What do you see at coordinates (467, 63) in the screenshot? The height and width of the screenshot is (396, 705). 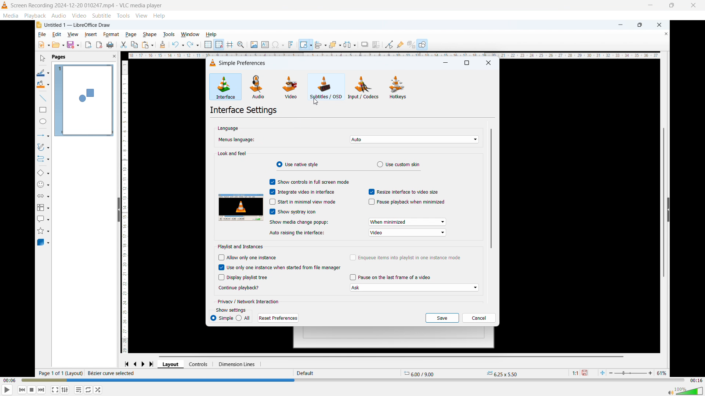 I see `maximise ` at bounding box center [467, 63].